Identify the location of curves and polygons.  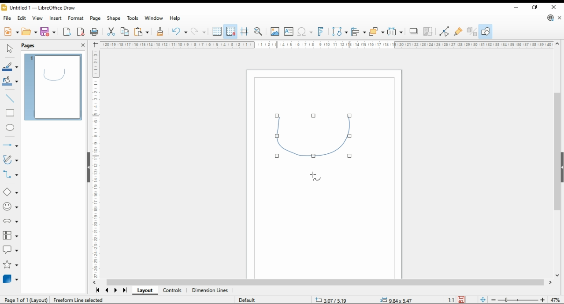
(10, 160).